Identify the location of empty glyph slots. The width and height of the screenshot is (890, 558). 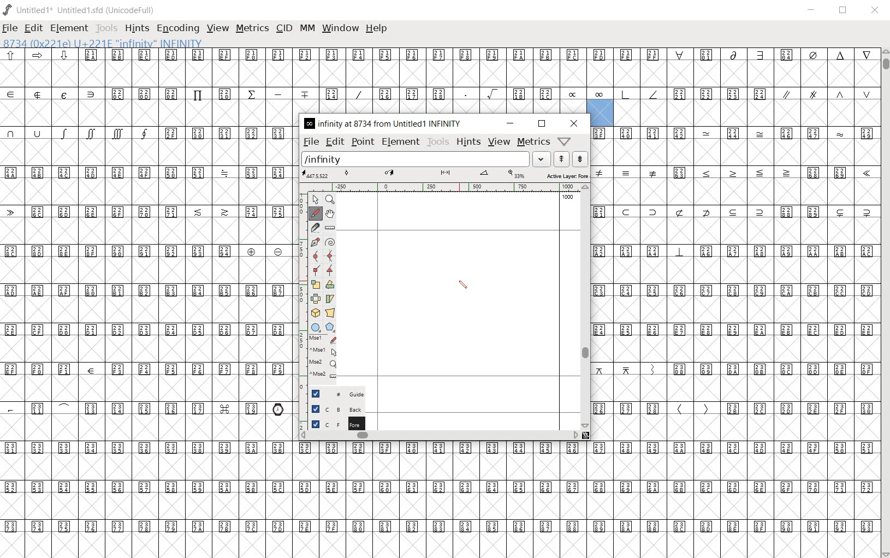
(738, 311).